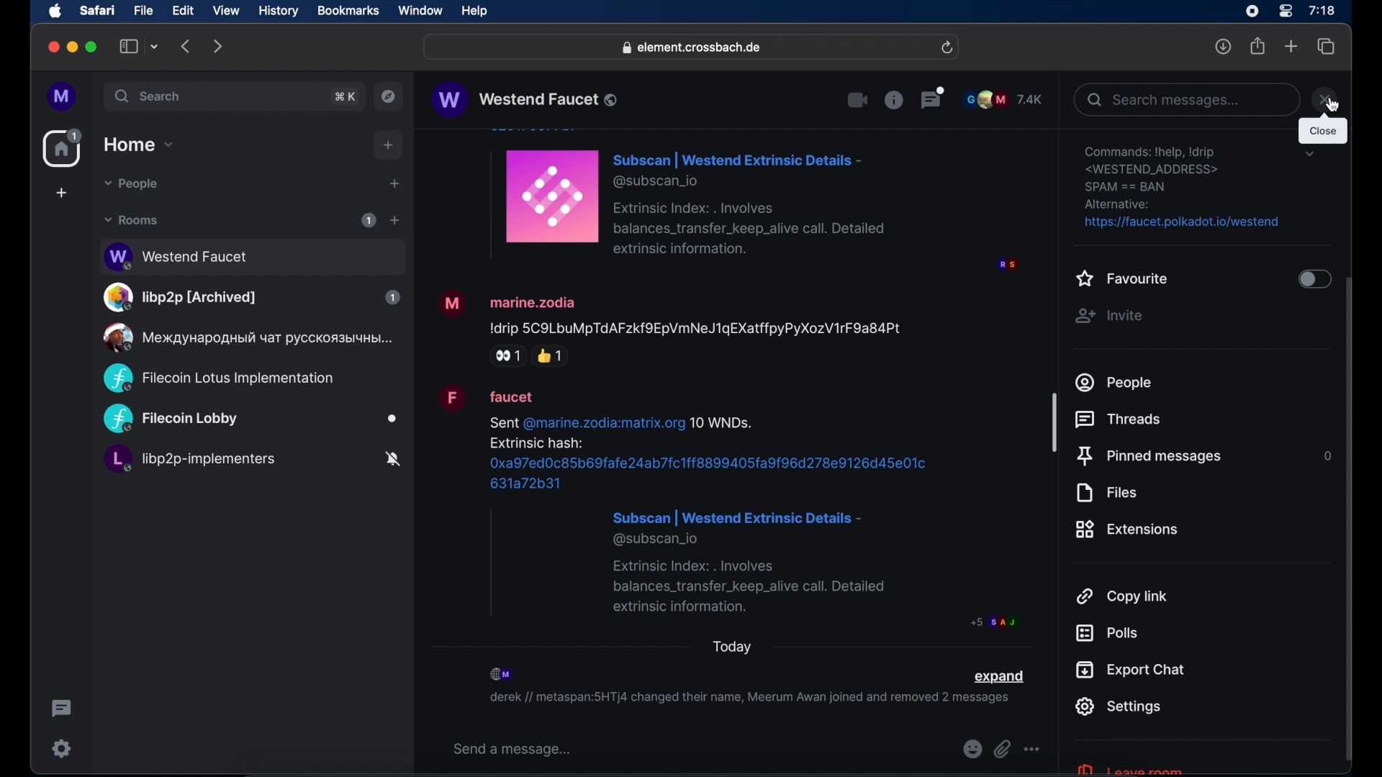 This screenshot has height=777, width=1382. Describe the element at coordinates (1115, 382) in the screenshot. I see `people` at that location.